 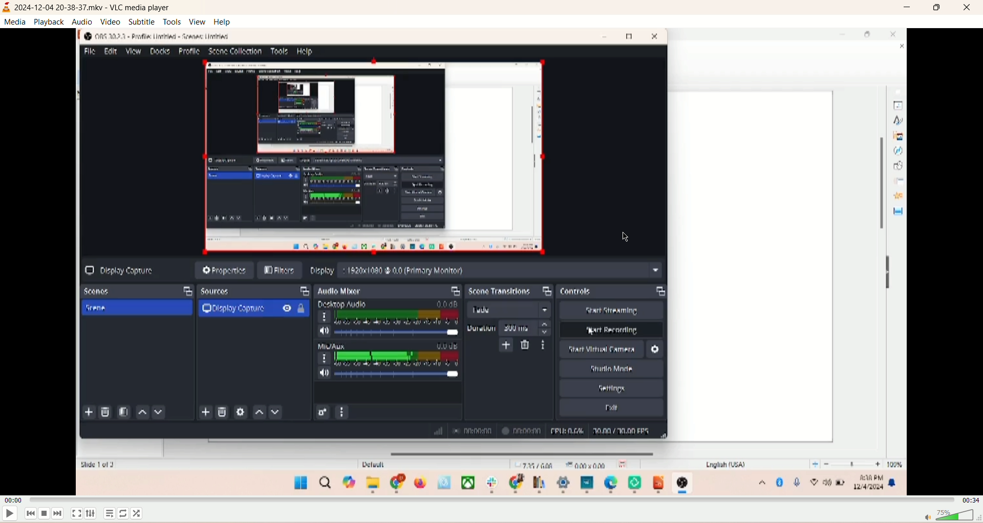 I want to click on stop, so click(x=46, y=515).